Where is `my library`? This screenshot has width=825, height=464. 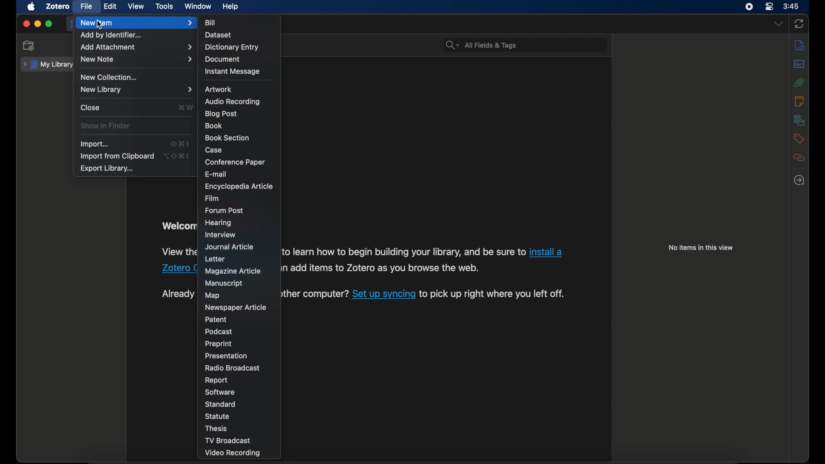 my library is located at coordinates (49, 64).